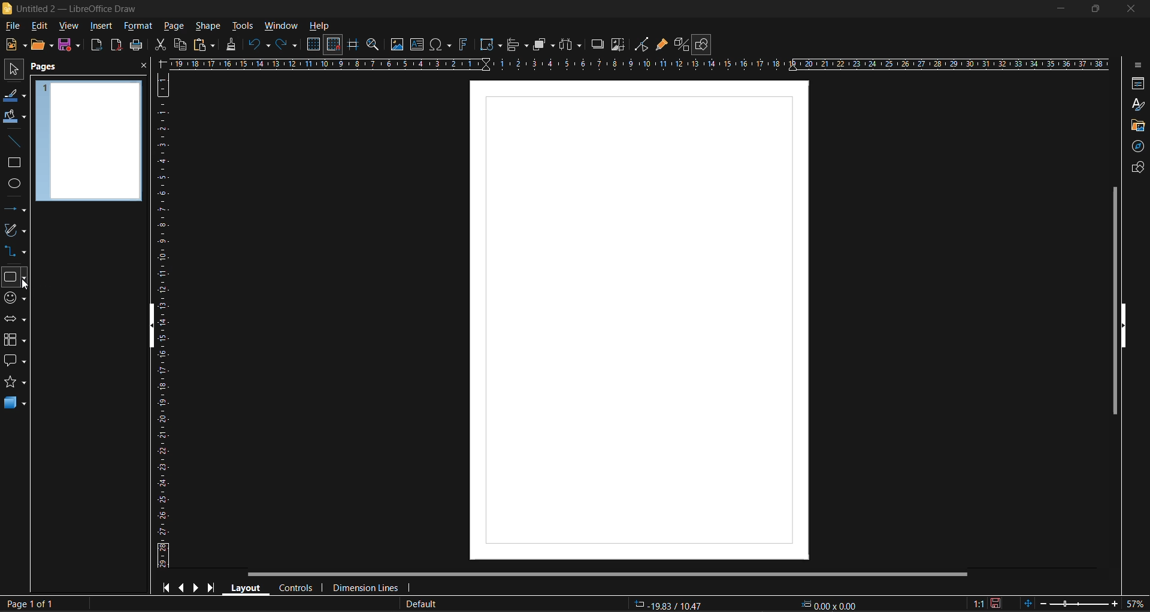  What do you see at coordinates (14, 360) in the screenshot?
I see `callout shapes` at bounding box center [14, 360].